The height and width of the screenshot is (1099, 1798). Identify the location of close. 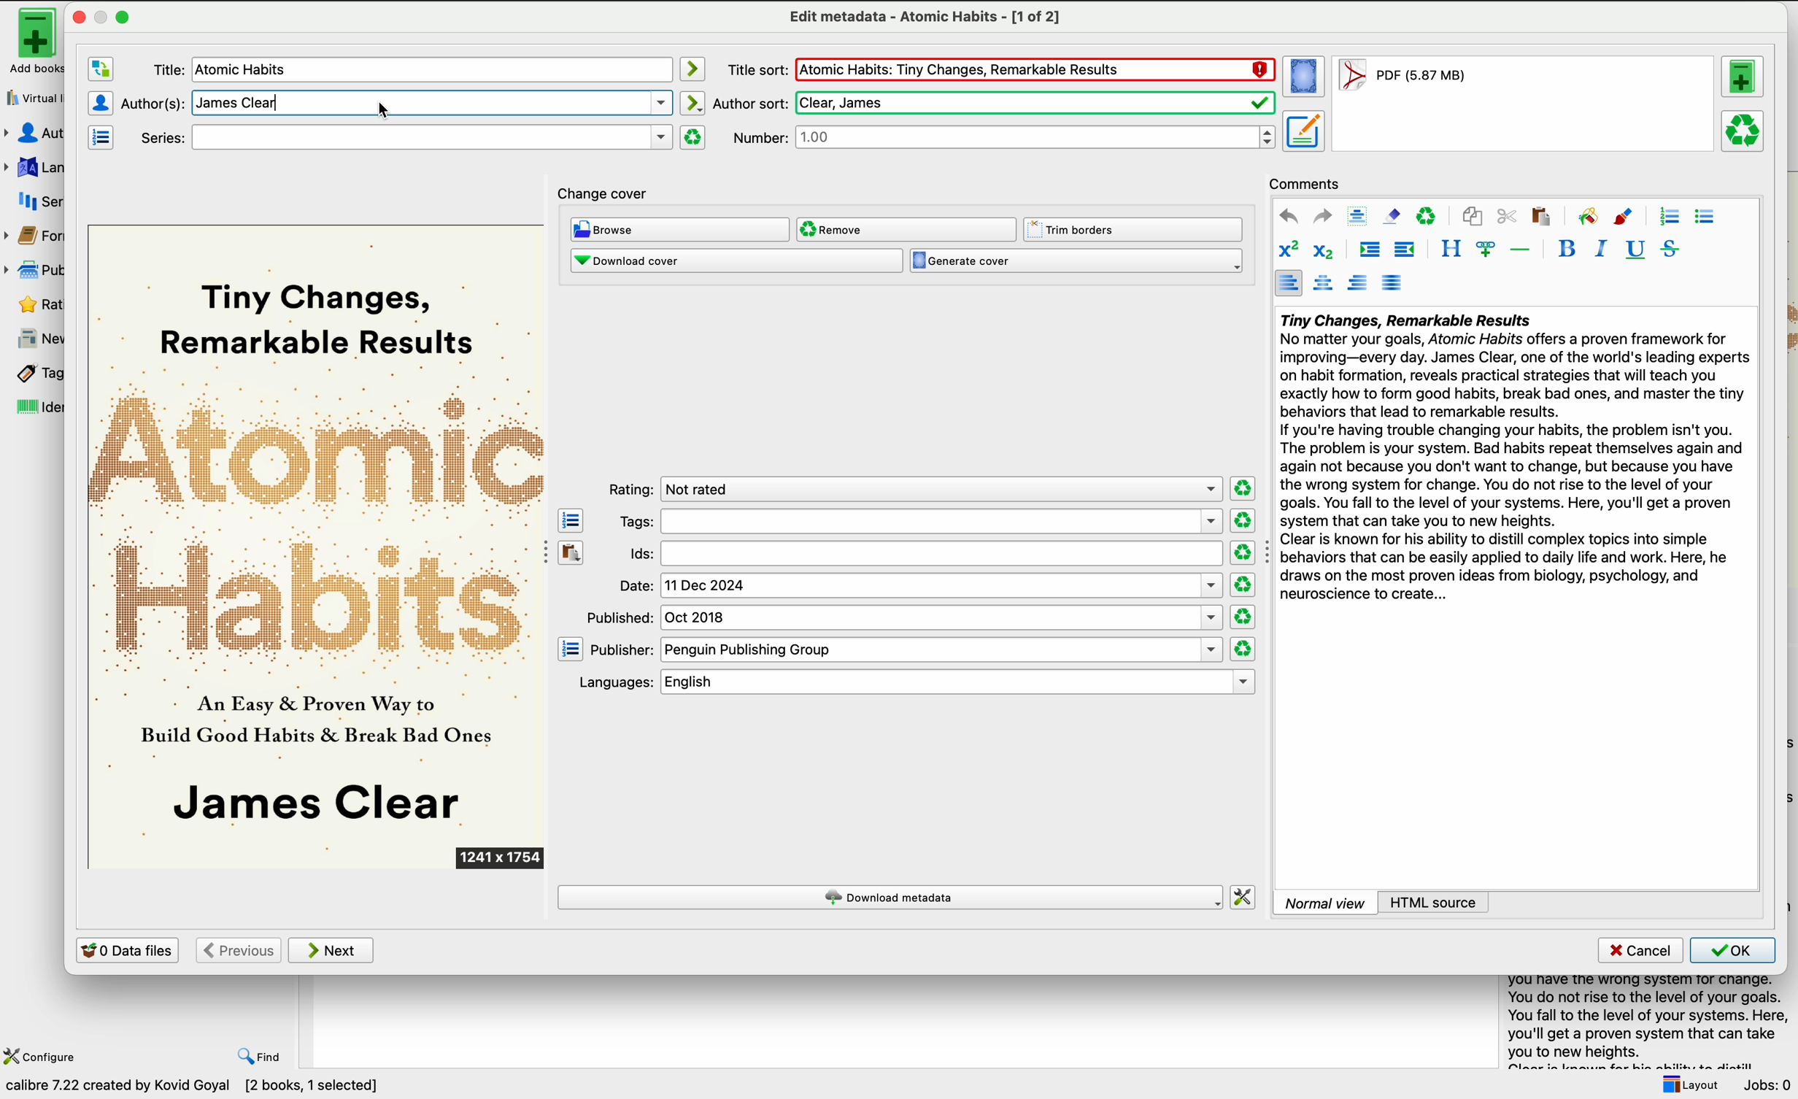
(77, 17).